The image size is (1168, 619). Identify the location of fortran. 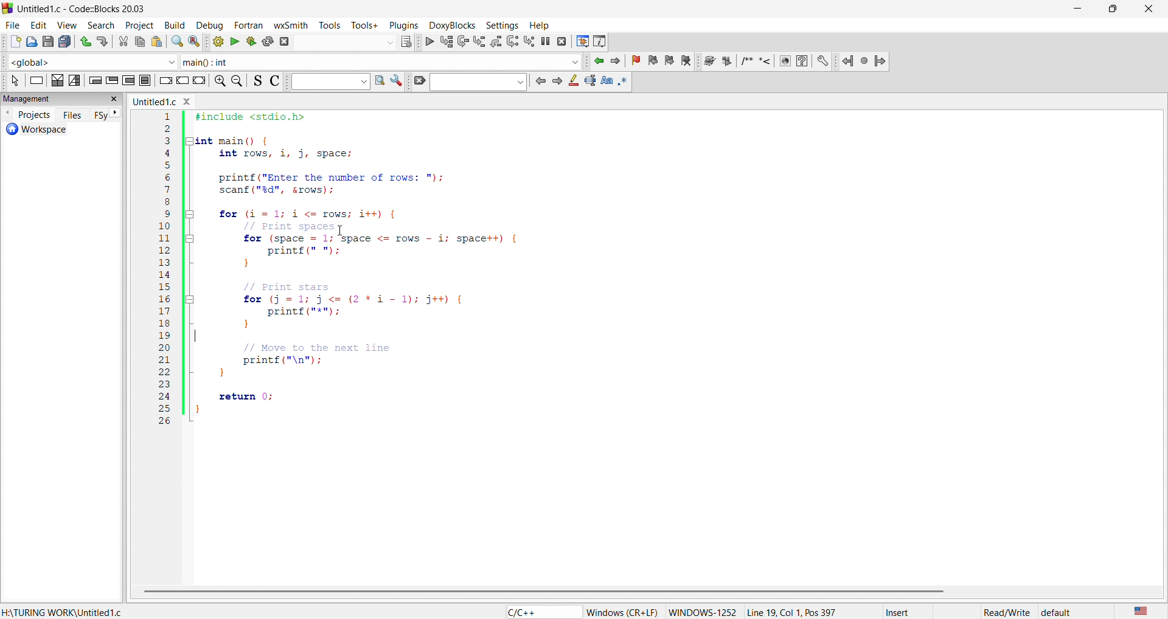
(246, 25).